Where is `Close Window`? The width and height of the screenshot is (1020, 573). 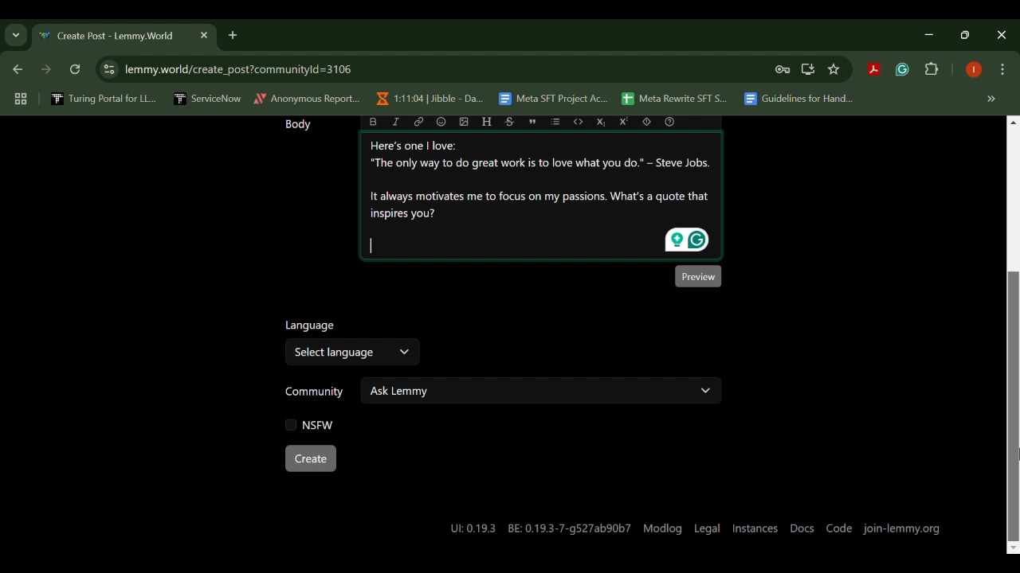 Close Window is located at coordinates (1002, 35).